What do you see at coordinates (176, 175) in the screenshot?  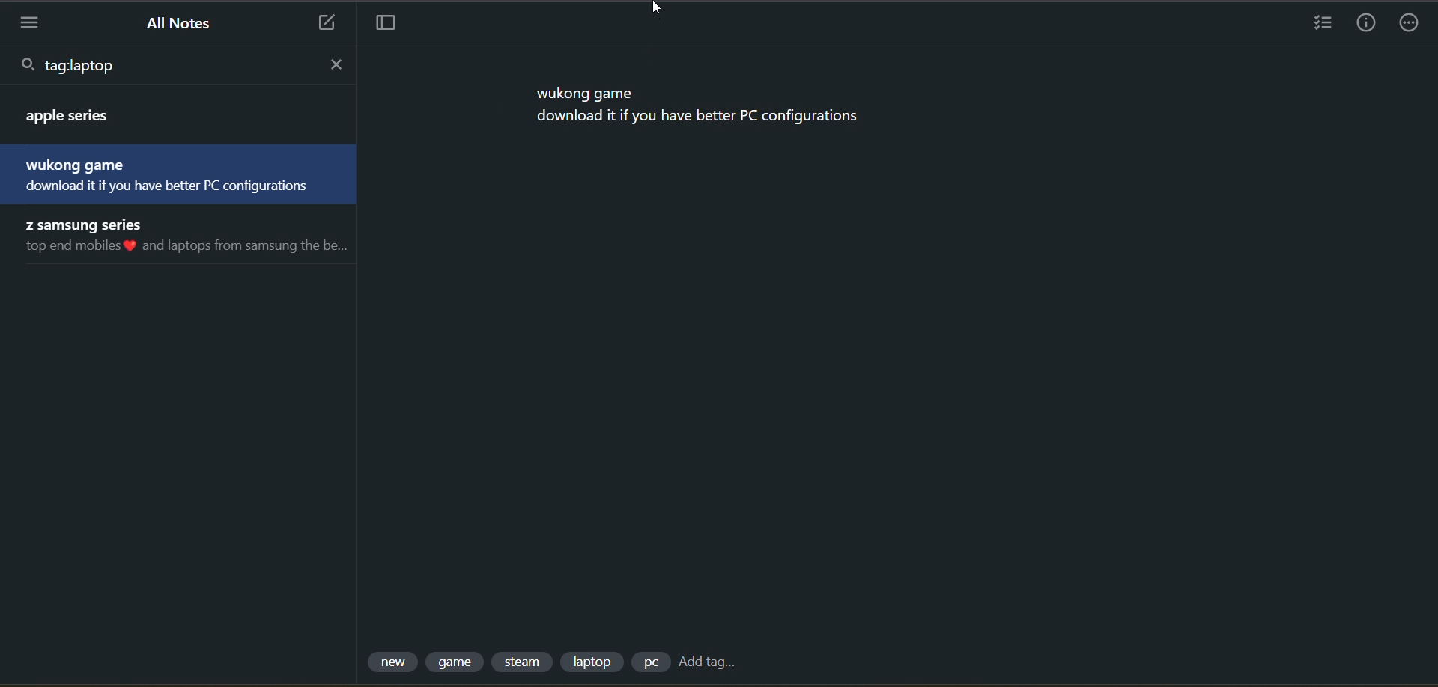 I see `notes with tag matching` at bounding box center [176, 175].